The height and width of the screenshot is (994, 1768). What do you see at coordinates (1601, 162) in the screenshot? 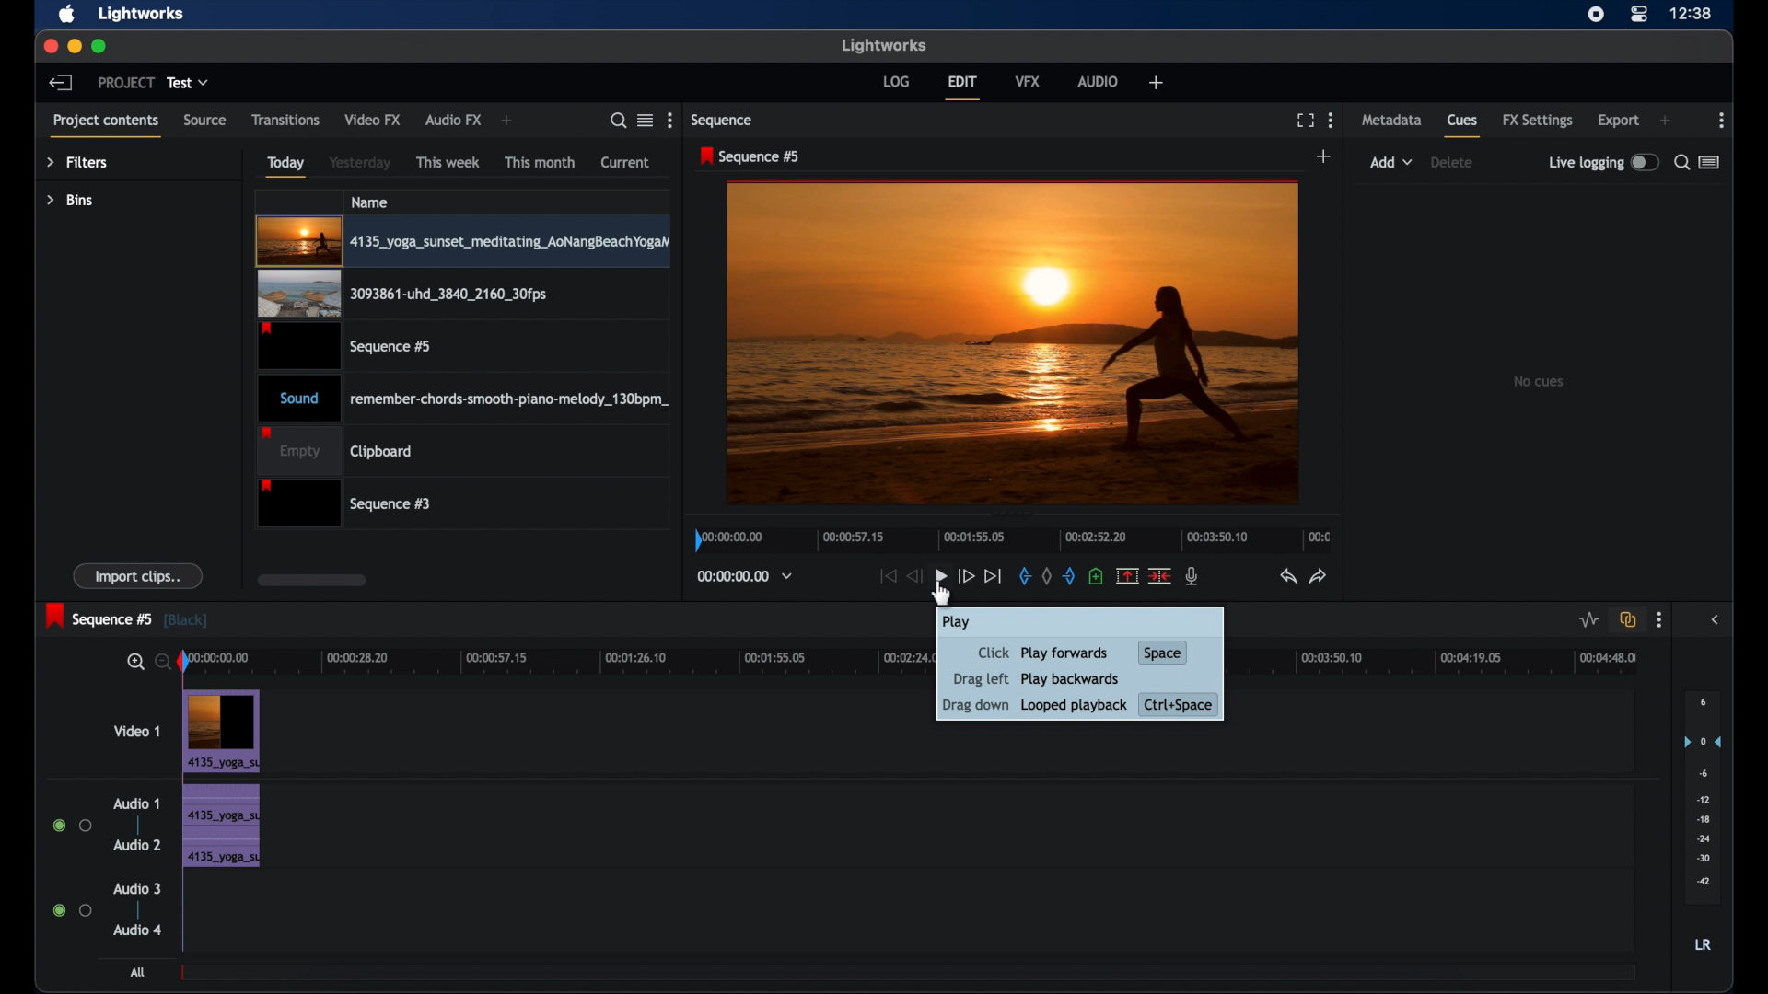
I see `live logging` at bounding box center [1601, 162].